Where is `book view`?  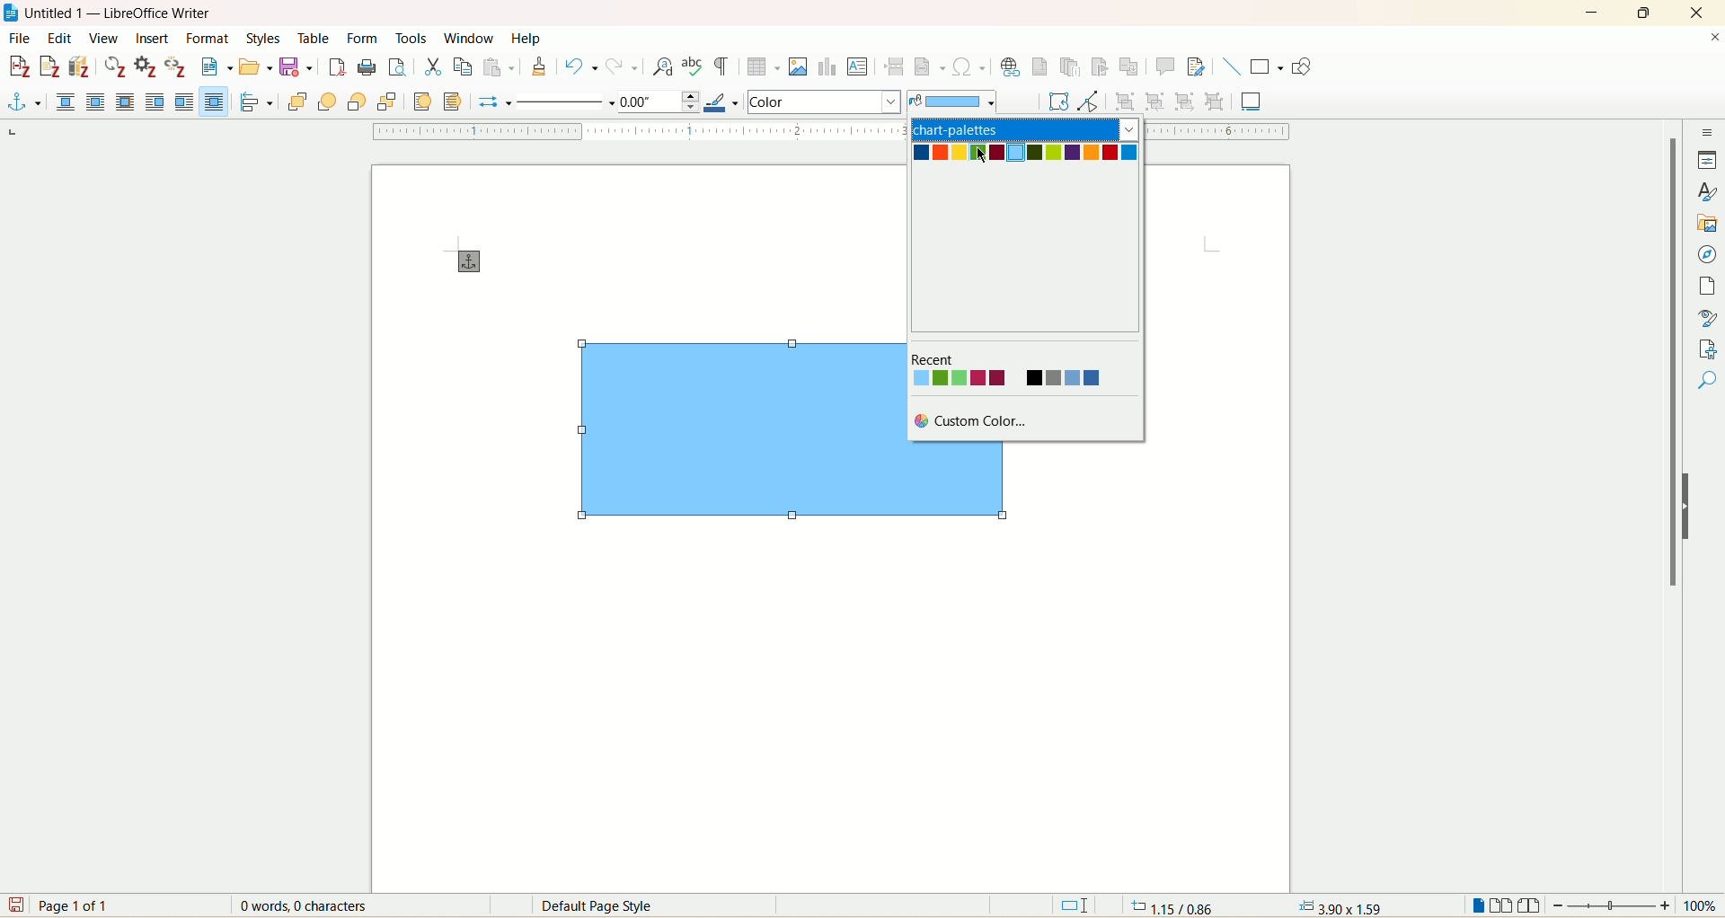
book view is located at coordinates (1532, 907).